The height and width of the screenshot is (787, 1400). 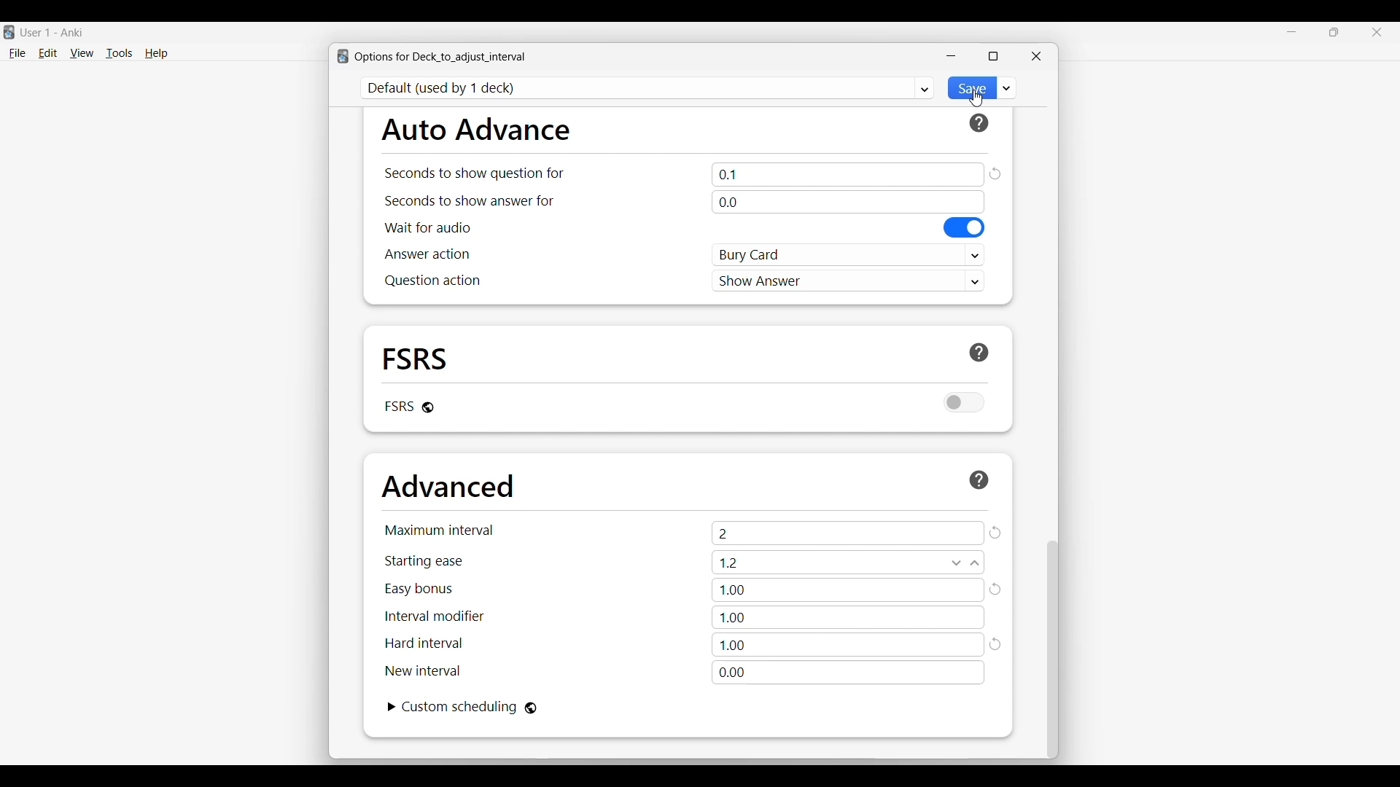 What do you see at coordinates (156, 54) in the screenshot?
I see `Help menu` at bounding box center [156, 54].